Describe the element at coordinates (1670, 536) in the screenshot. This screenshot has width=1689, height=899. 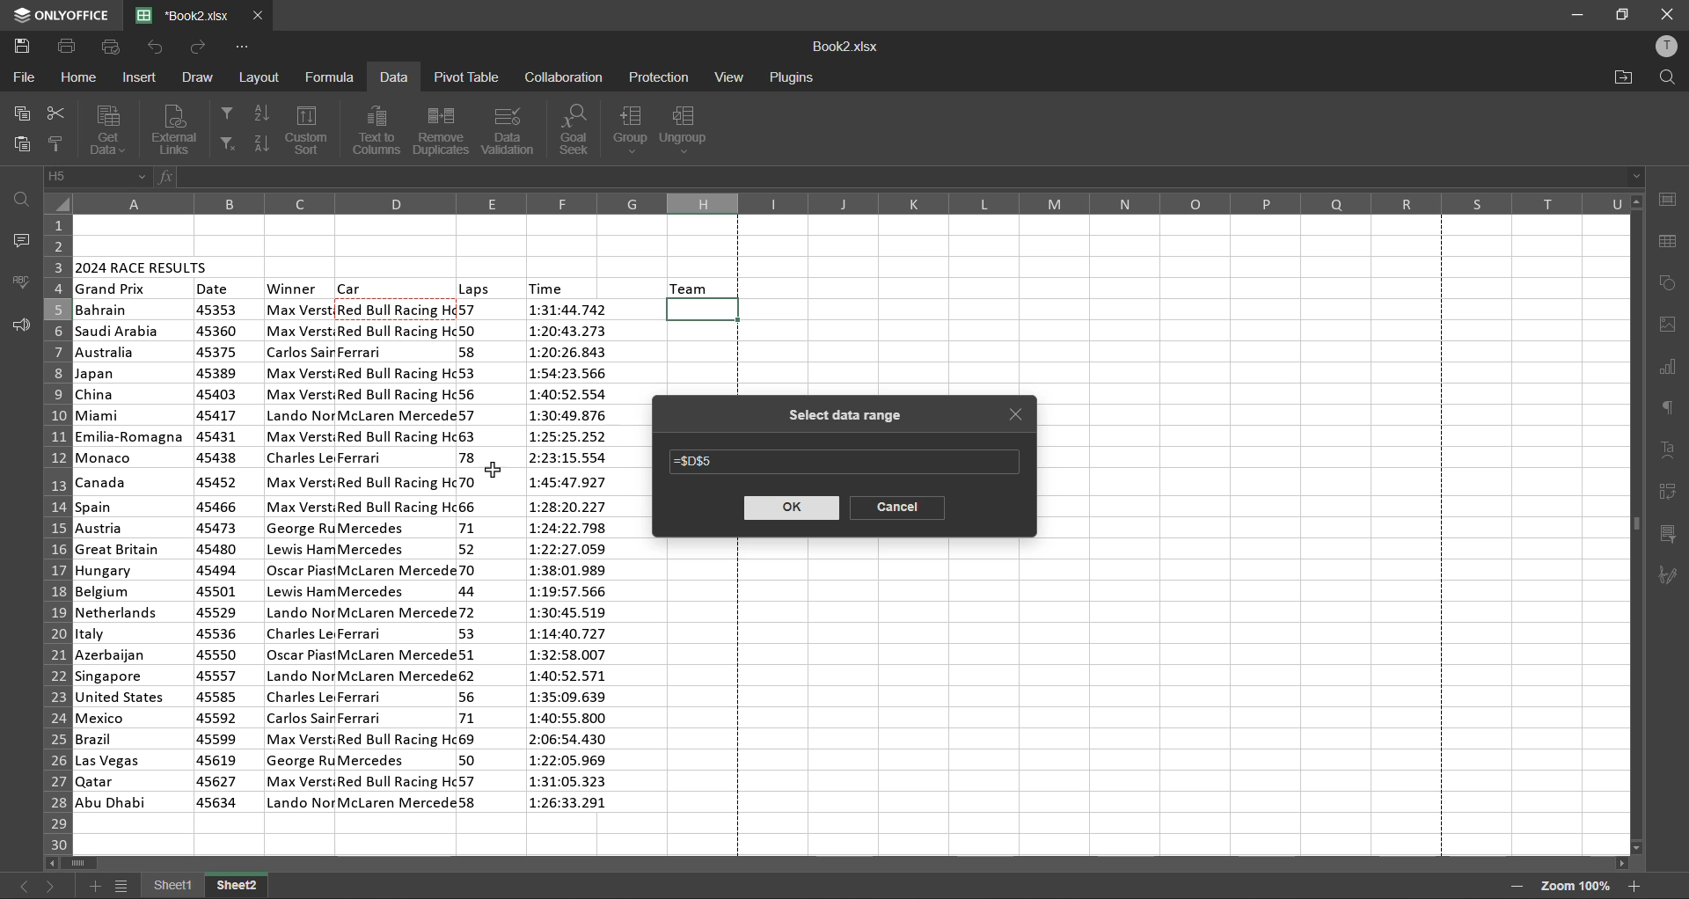
I see `slicer` at that location.